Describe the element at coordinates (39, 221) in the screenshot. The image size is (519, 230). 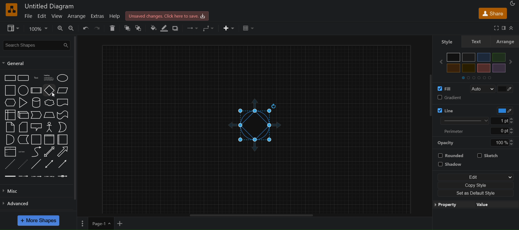
I see `more shapes` at that location.